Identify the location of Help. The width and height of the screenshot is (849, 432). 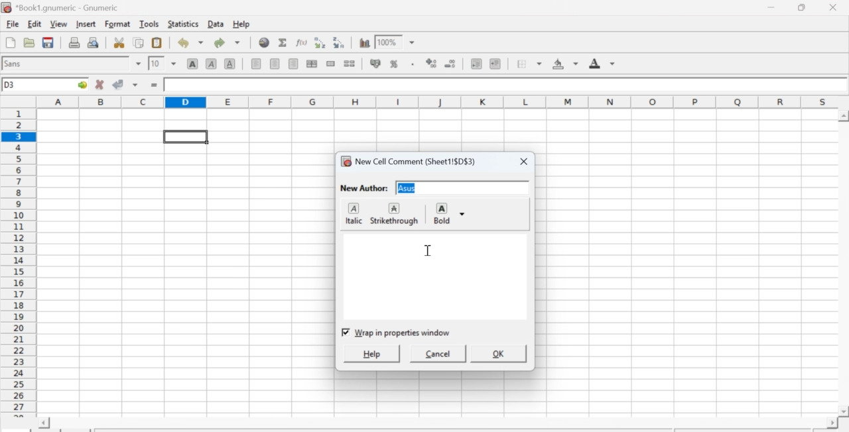
(241, 24).